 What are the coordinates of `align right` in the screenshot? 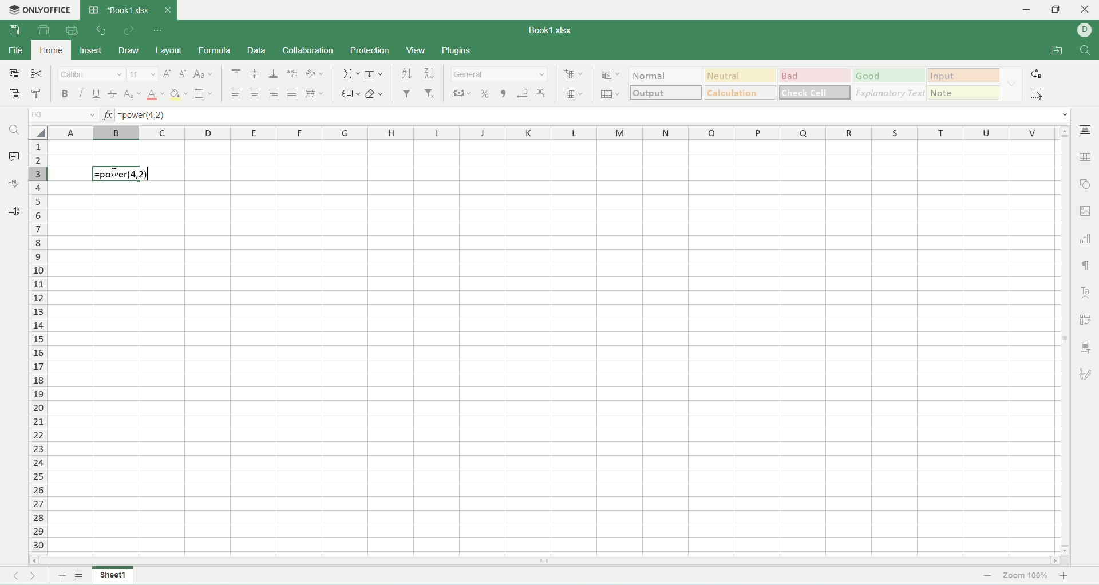 It's located at (273, 93).